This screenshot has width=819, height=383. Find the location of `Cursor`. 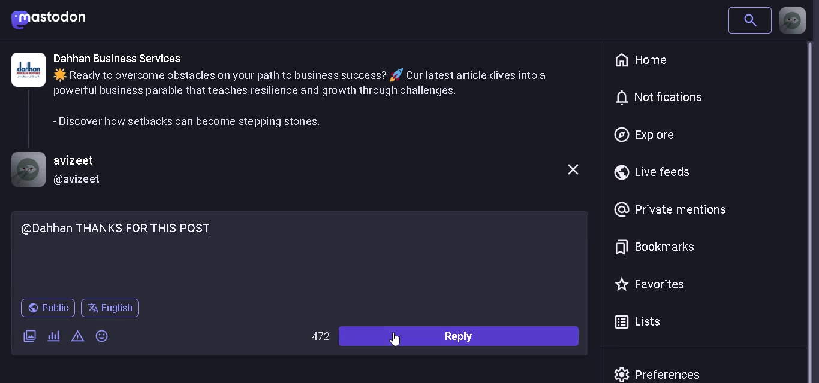

Cursor is located at coordinates (397, 343).